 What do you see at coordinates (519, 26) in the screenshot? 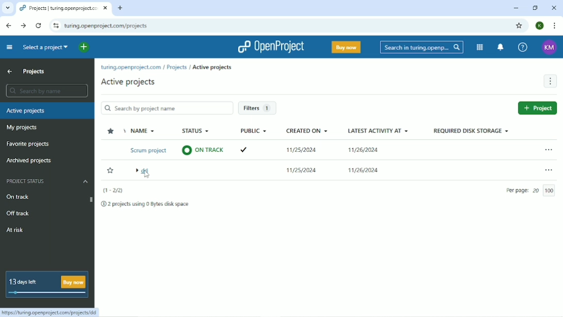
I see `Bookmark this tab` at bounding box center [519, 26].